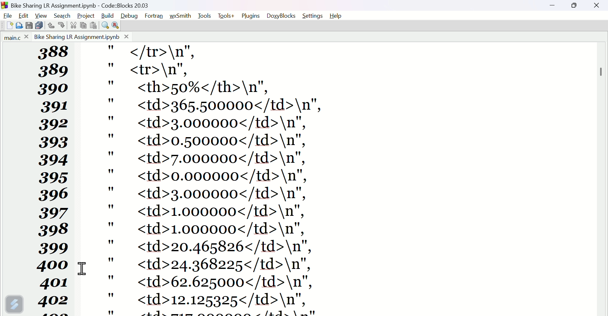  Describe the element at coordinates (15, 38) in the screenshot. I see `Main.C` at that location.